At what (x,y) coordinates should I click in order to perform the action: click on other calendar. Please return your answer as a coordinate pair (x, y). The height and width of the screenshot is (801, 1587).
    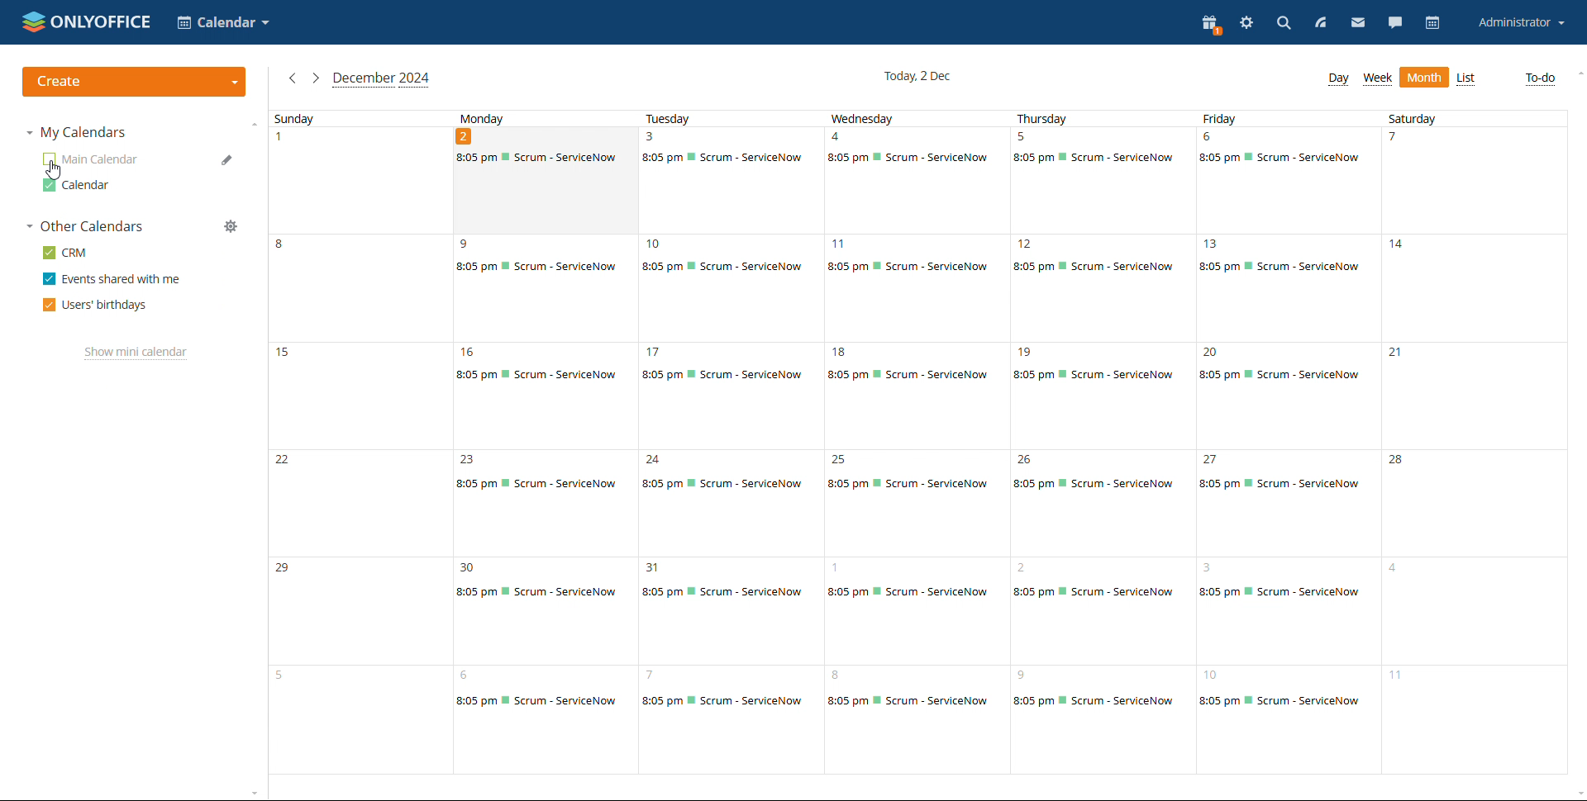
    Looking at the image, I should click on (87, 186).